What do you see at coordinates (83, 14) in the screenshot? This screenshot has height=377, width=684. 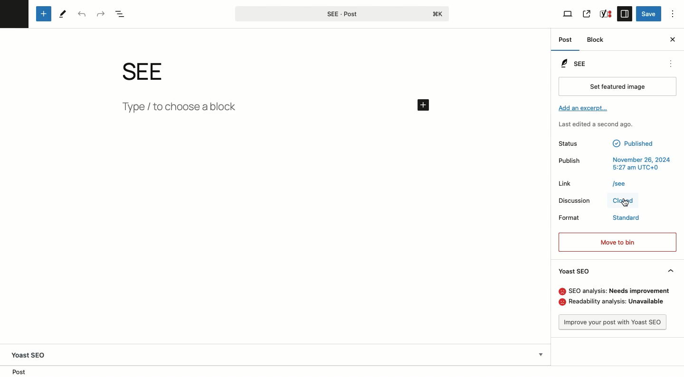 I see `Undo` at bounding box center [83, 14].